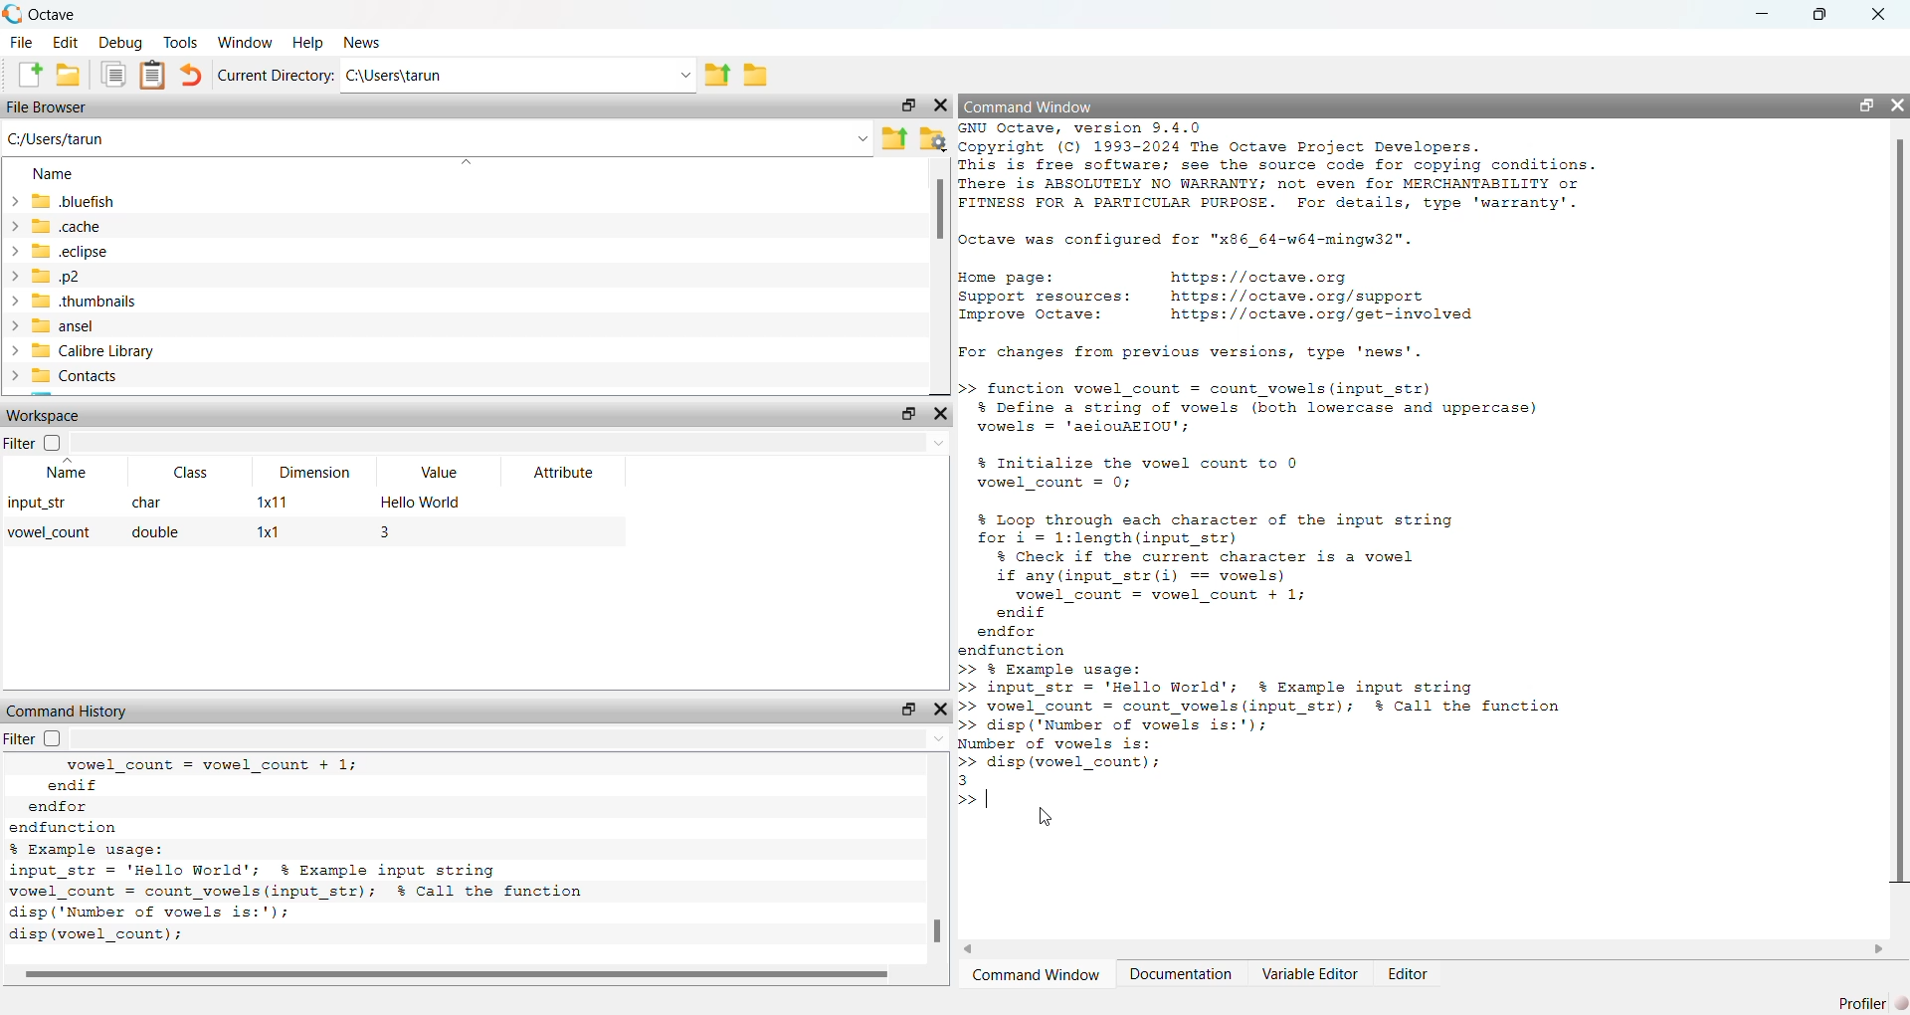  Describe the element at coordinates (908, 105) in the screenshot. I see `Undock Widget` at that location.